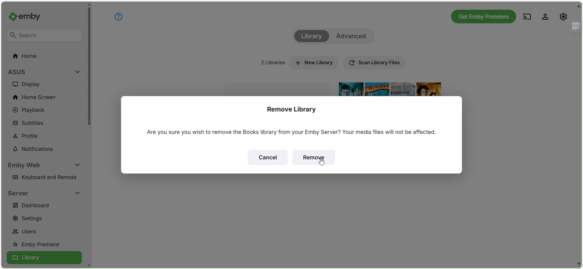 This screenshot has width=583, height=269. Describe the element at coordinates (314, 158) in the screenshot. I see `Remove` at that location.